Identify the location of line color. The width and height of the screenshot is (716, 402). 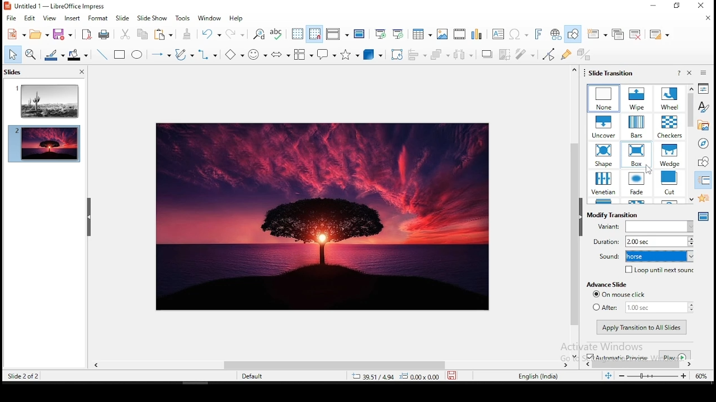
(54, 55).